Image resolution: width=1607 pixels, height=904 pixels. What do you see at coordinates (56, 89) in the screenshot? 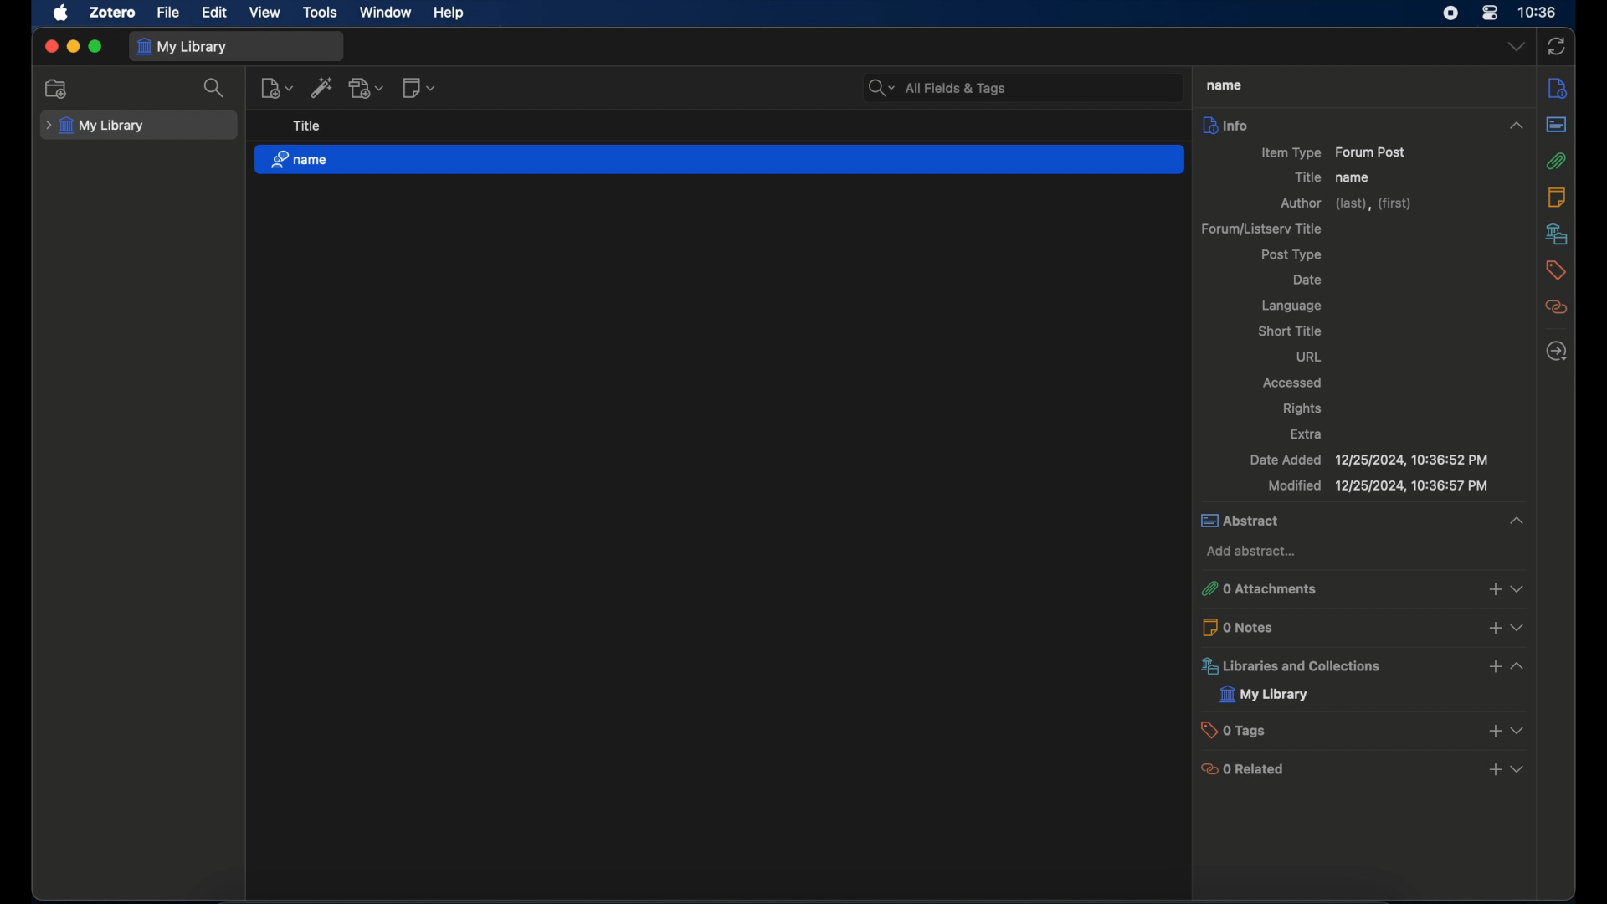
I see `new collection` at bounding box center [56, 89].